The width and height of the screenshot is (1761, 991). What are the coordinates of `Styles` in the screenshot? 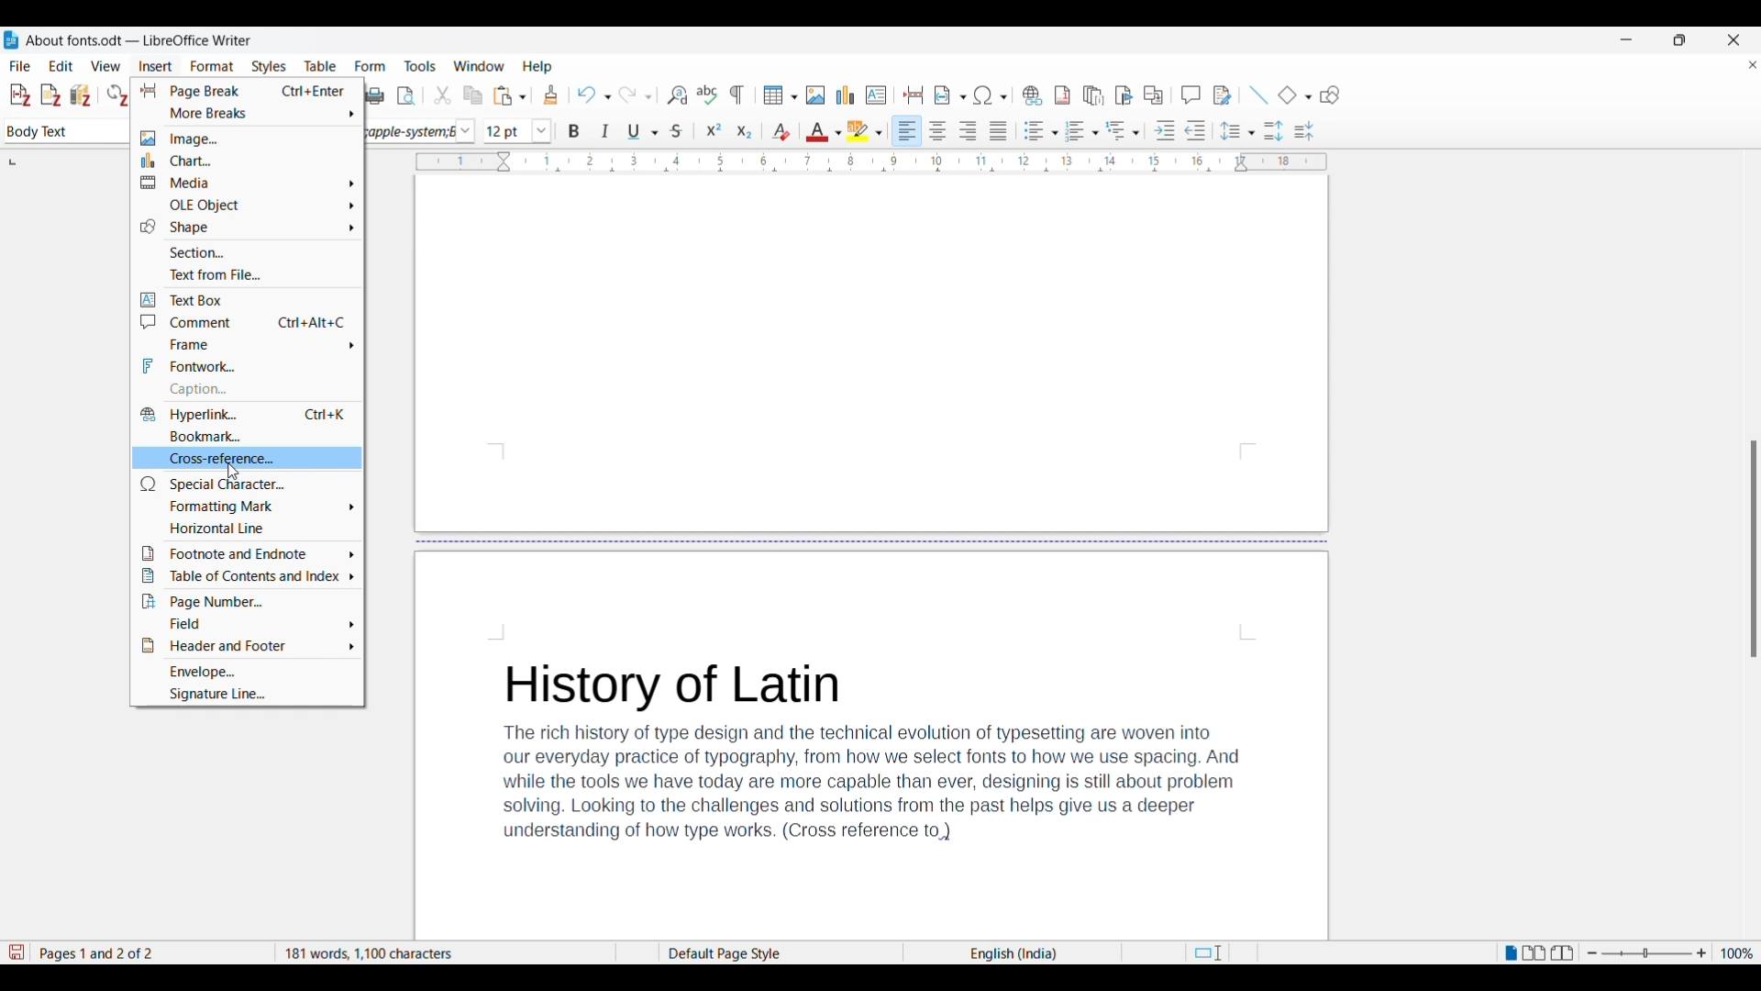 It's located at (271, 67).